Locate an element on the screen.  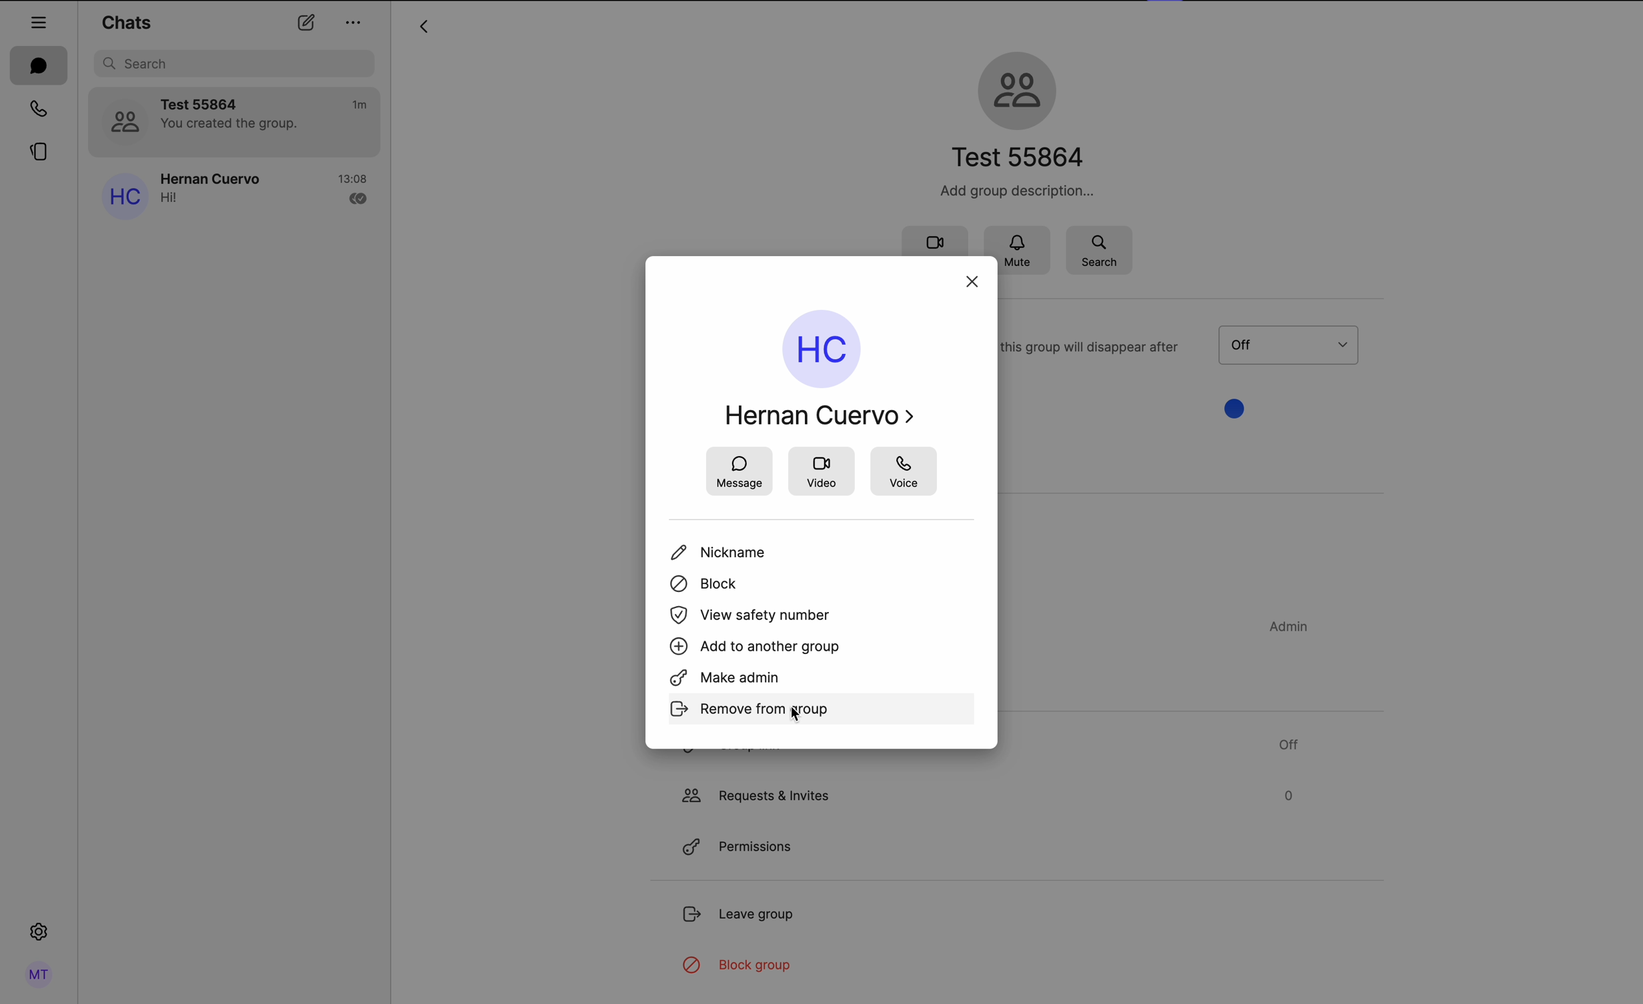
hide tabs is located at coordinates (39, 19).